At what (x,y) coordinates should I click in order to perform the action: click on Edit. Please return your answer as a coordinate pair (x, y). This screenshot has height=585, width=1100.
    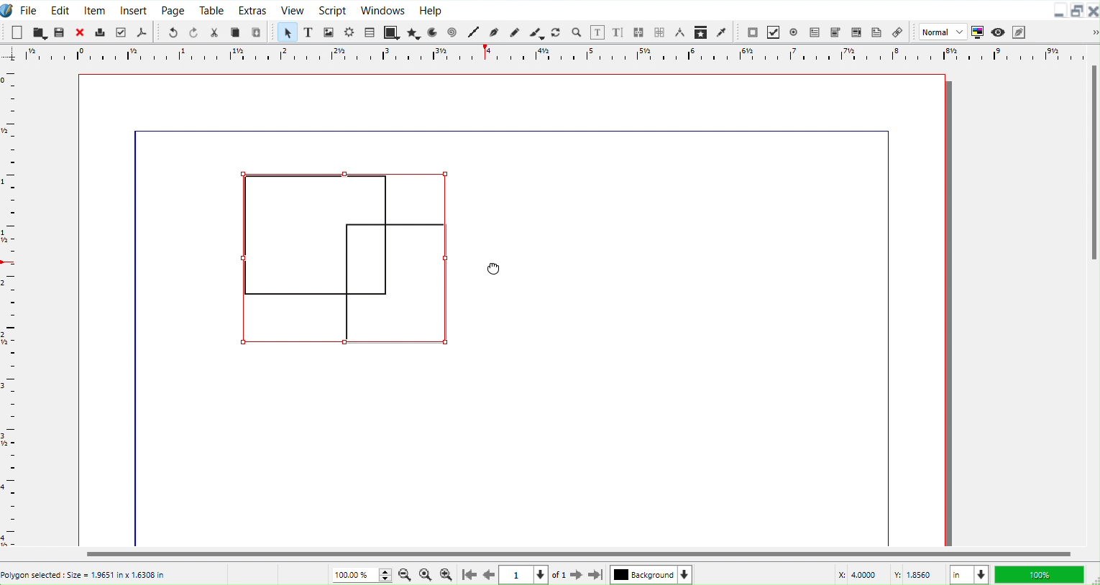
    Looking at the image, I should click on (60, 9).